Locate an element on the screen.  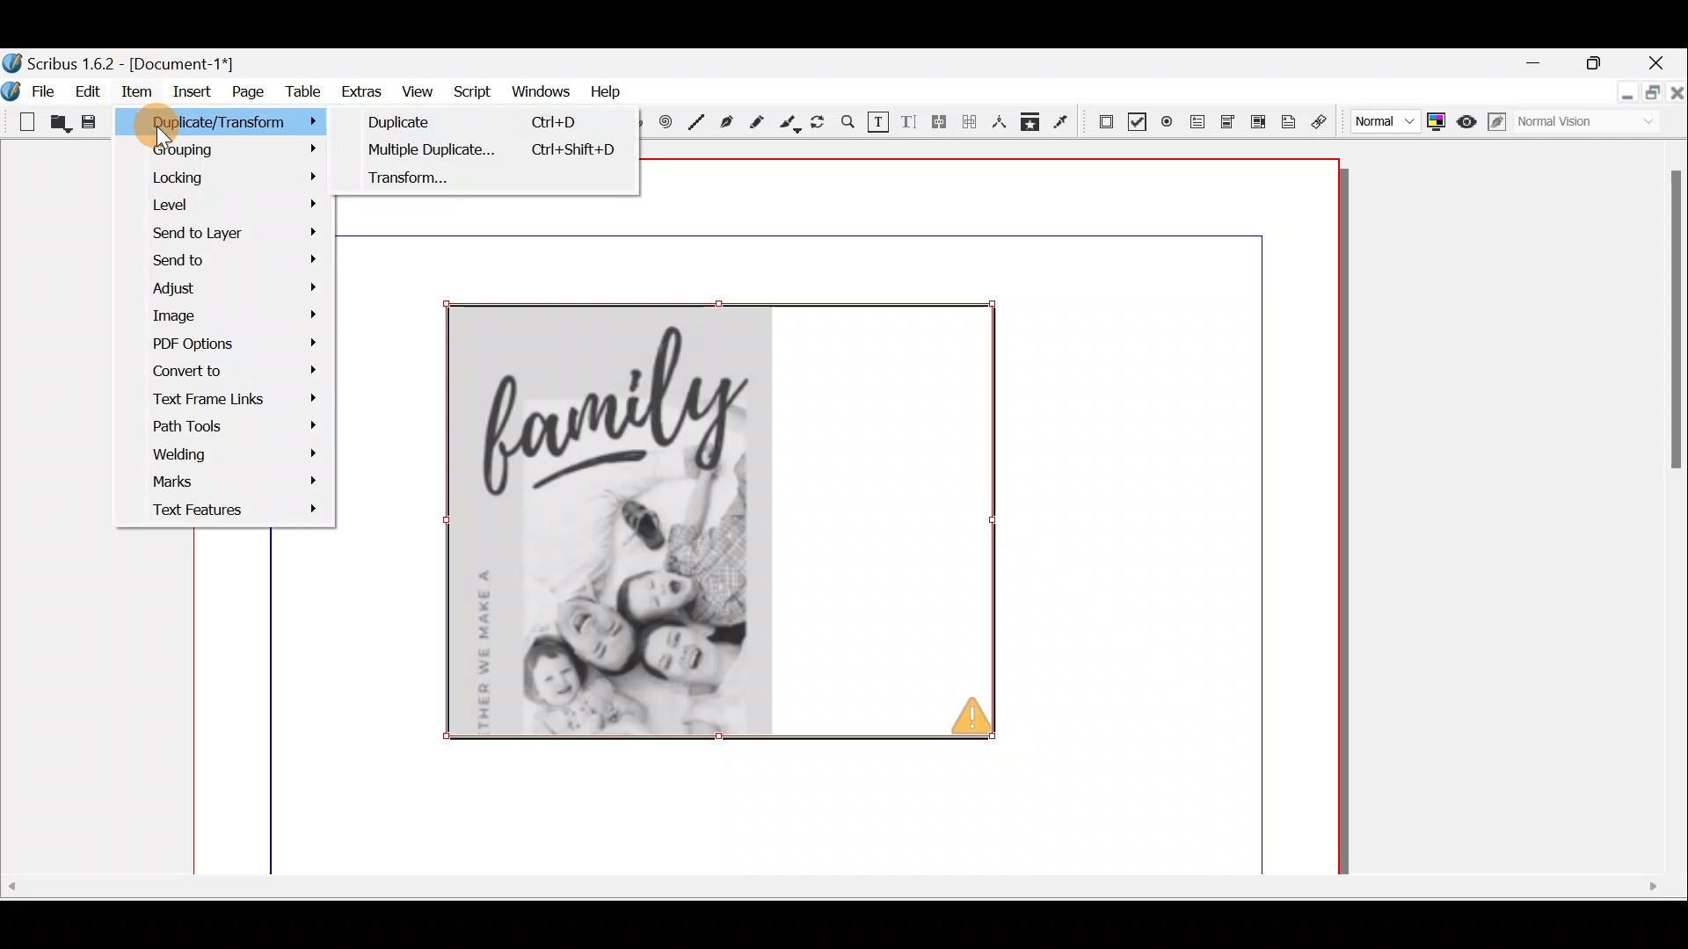
Adjust is located at coordinates (240, 290).